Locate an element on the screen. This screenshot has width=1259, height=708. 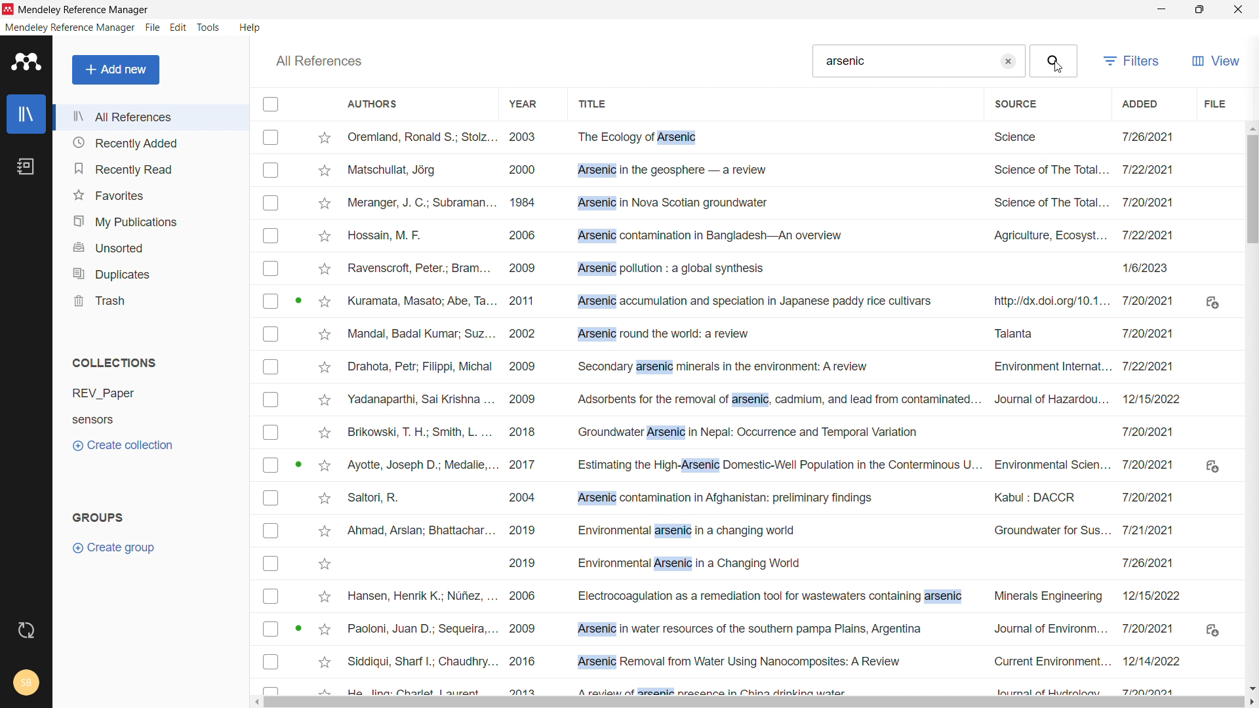
recently read is located at coordinates (150, 167).